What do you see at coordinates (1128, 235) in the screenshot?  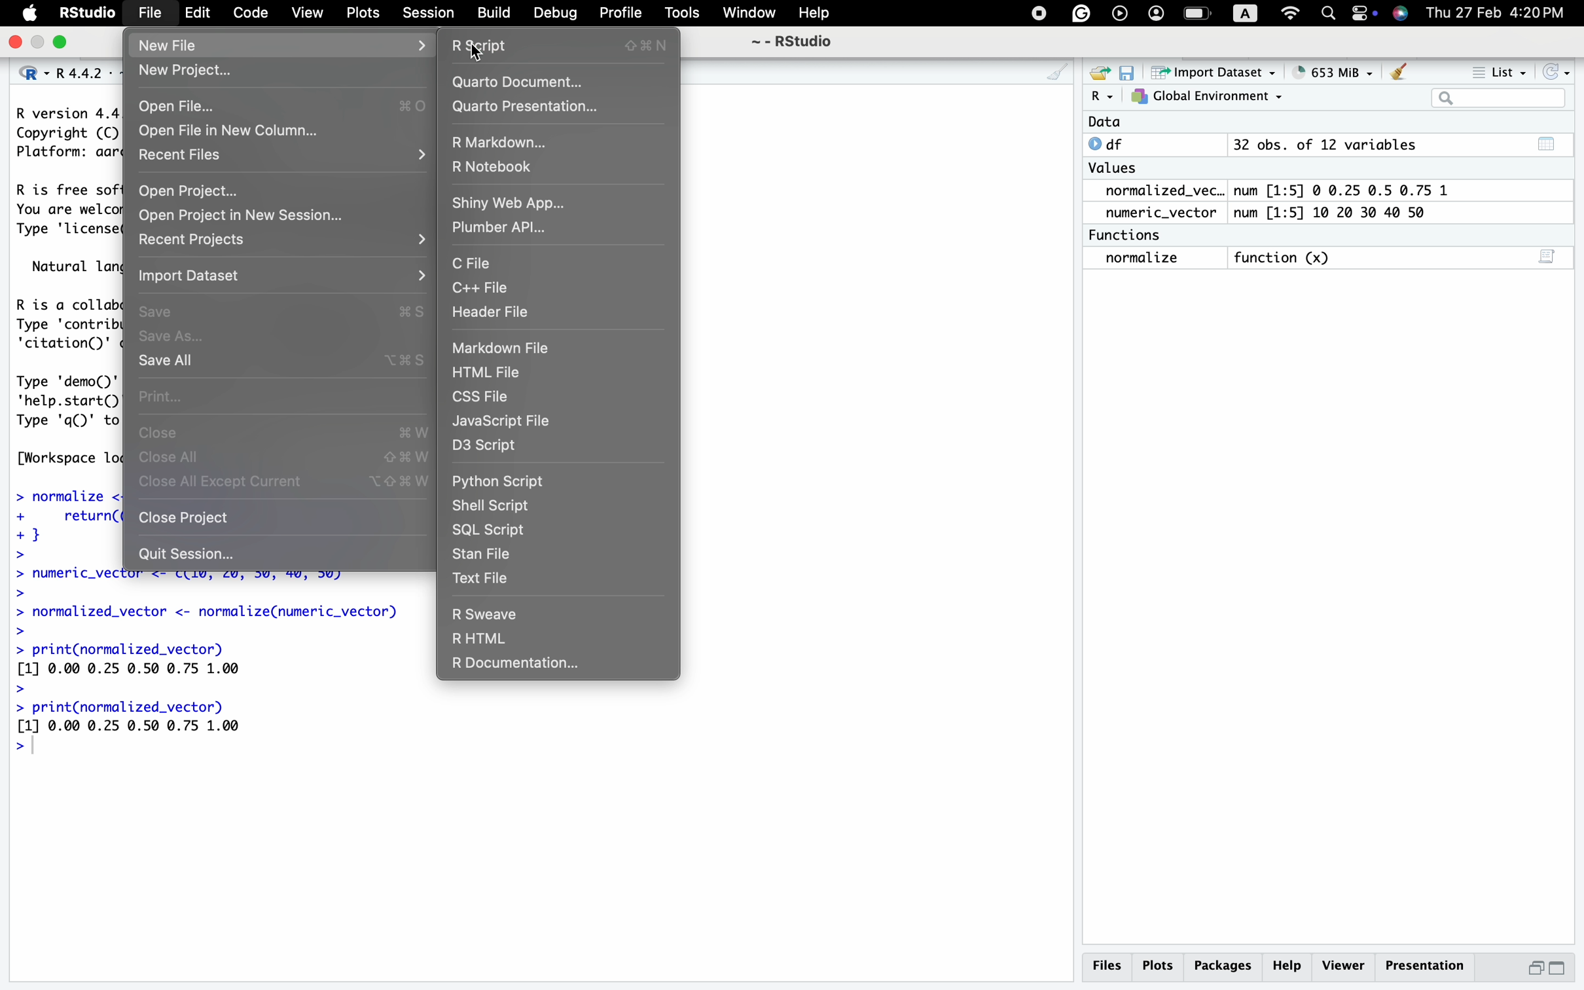 I see `Functions` at bounding box center [1128, 235].